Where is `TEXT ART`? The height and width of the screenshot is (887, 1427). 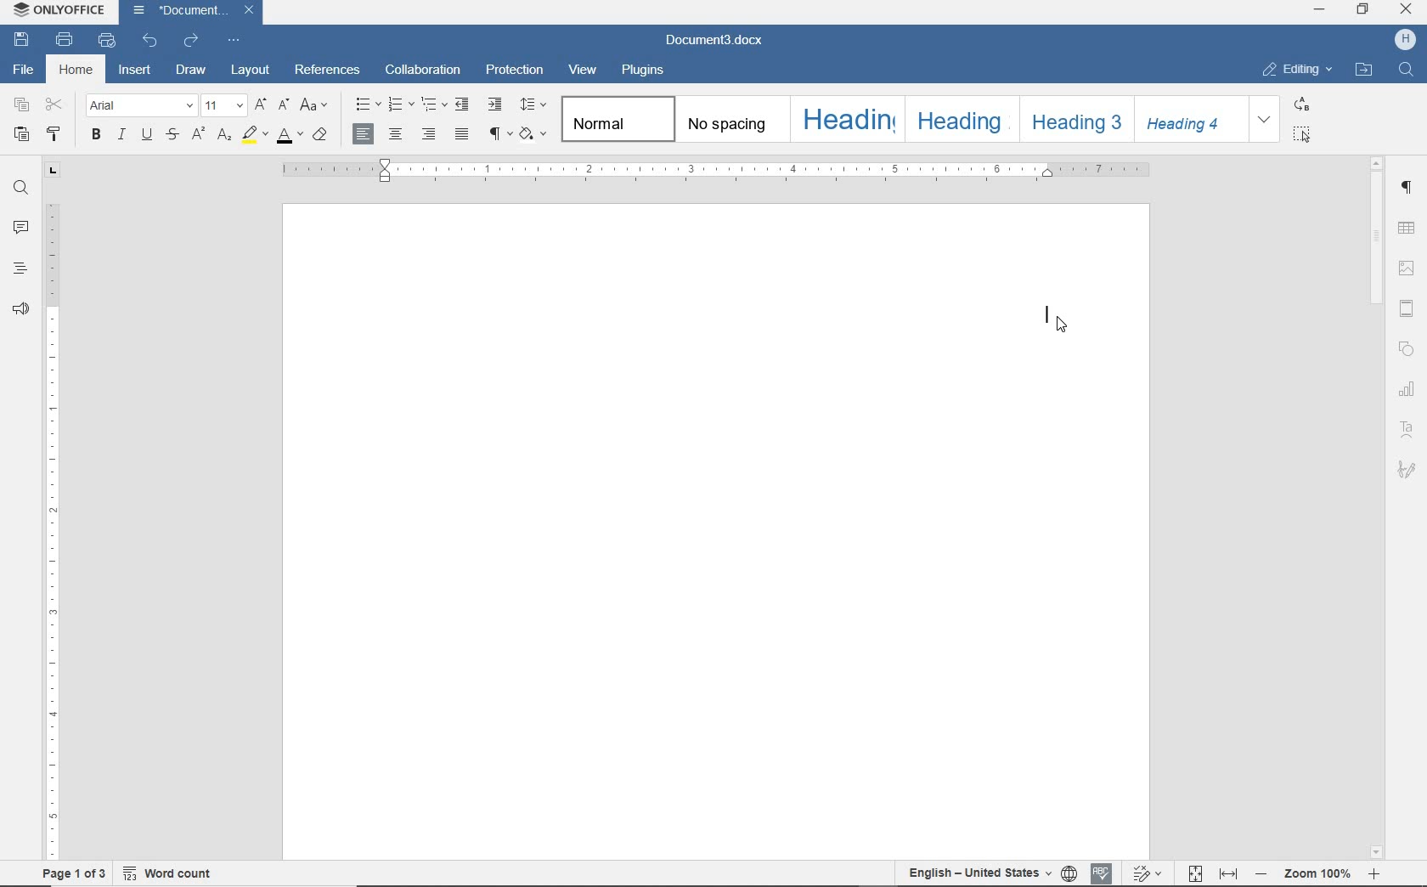
TEXT ART is located at coordinates (1411, 427).